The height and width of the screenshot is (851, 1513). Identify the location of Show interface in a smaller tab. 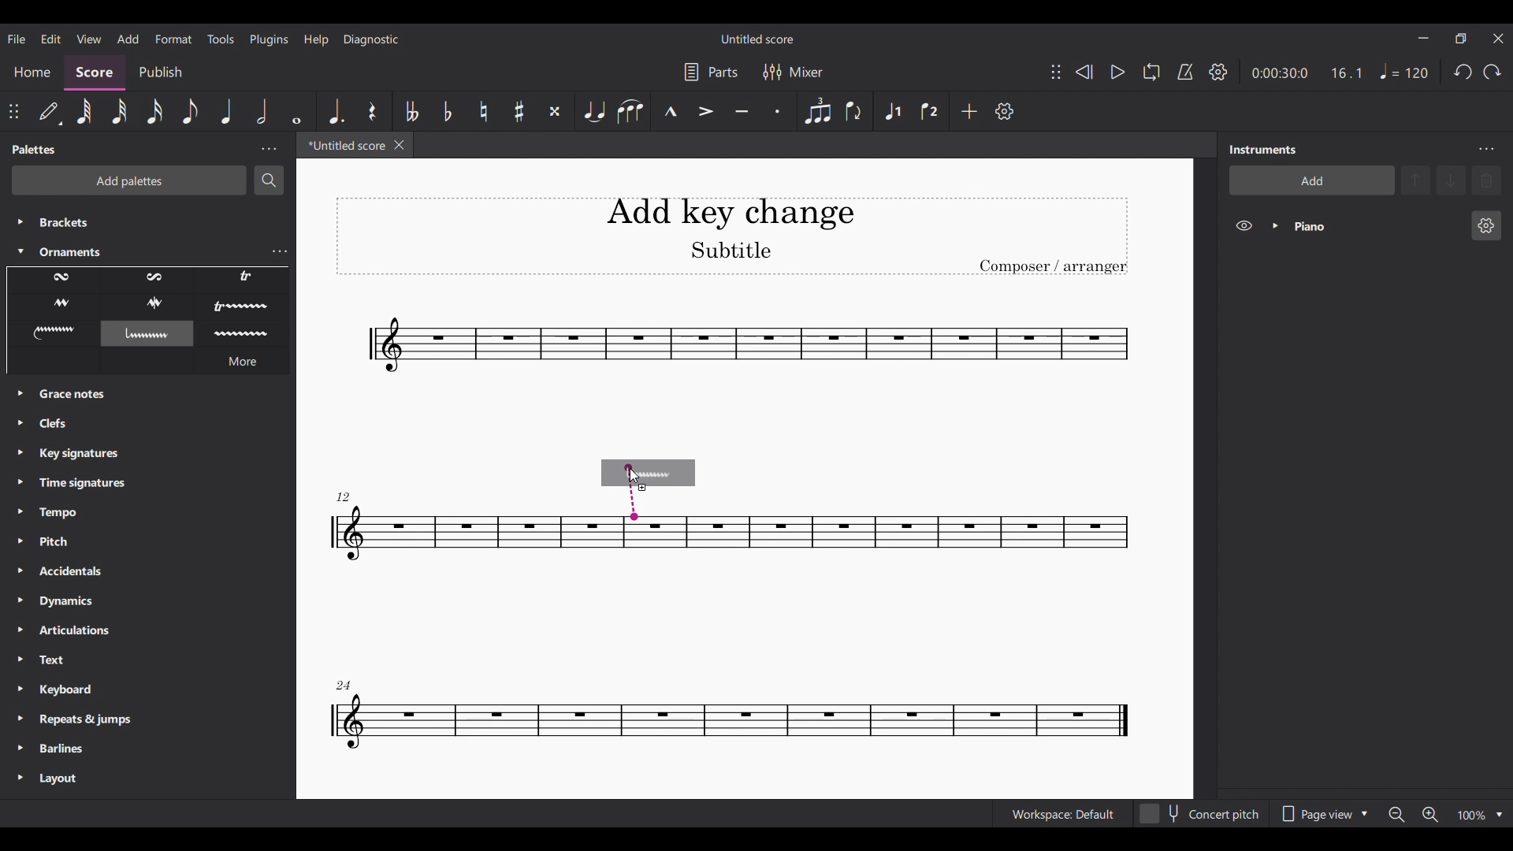
(1461, 38).